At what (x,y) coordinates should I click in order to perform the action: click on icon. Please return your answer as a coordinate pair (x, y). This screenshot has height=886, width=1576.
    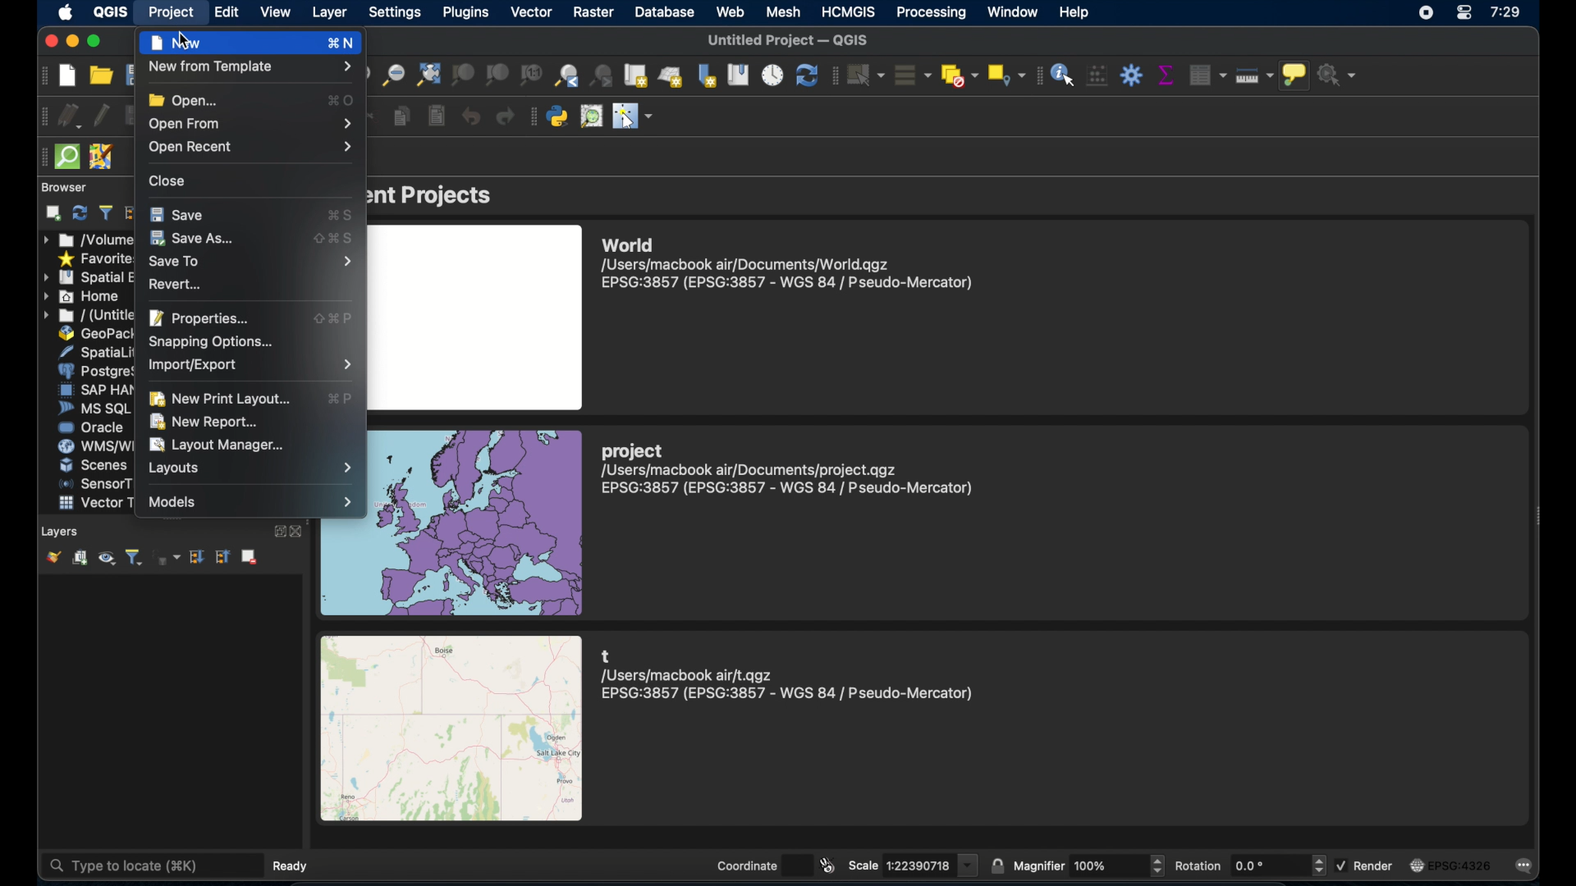
    Looking at the image, I should click on (66, 350).